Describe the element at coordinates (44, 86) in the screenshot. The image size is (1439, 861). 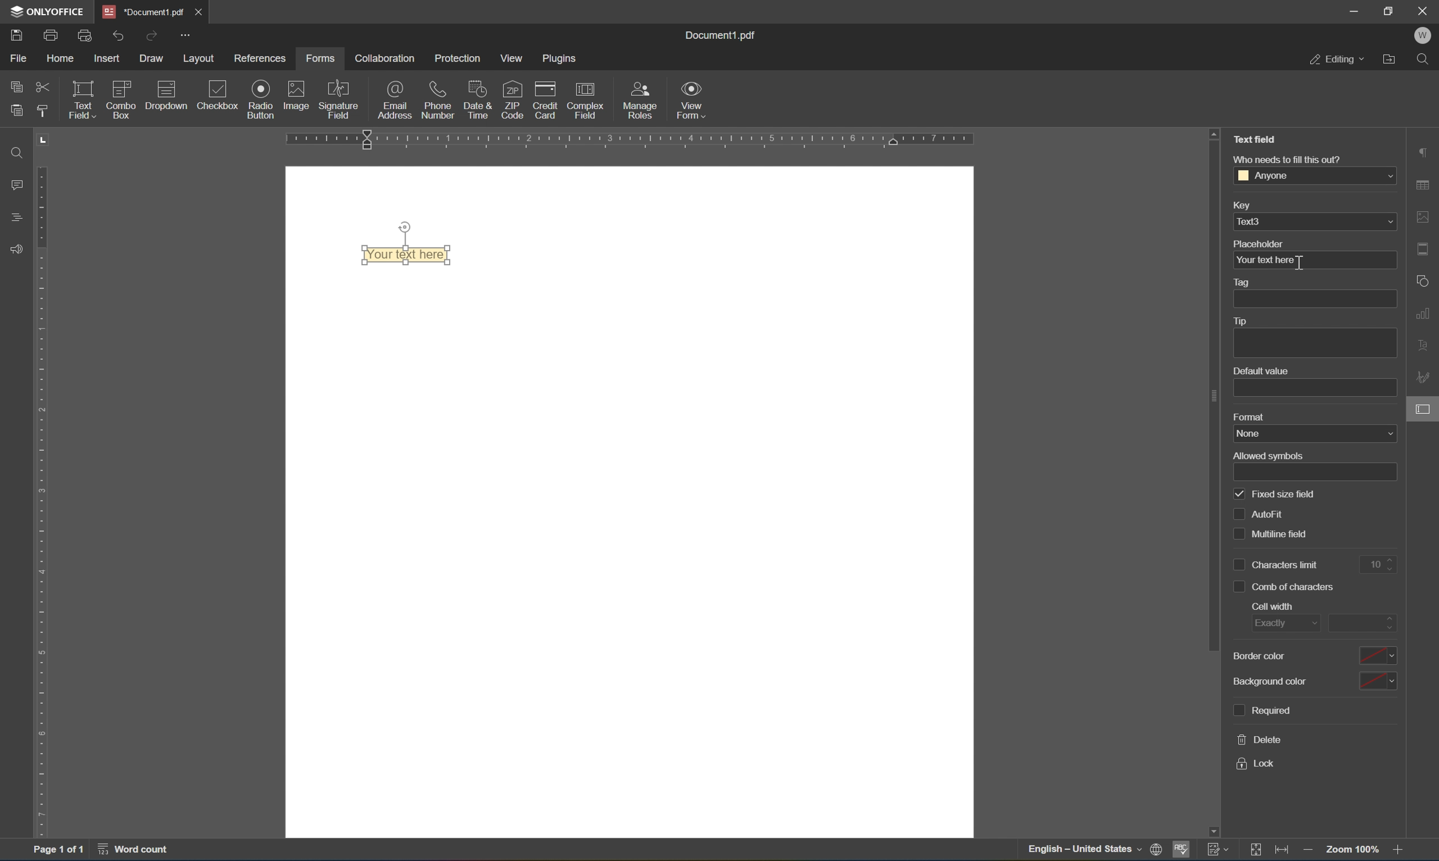
I see `cut` at that location.